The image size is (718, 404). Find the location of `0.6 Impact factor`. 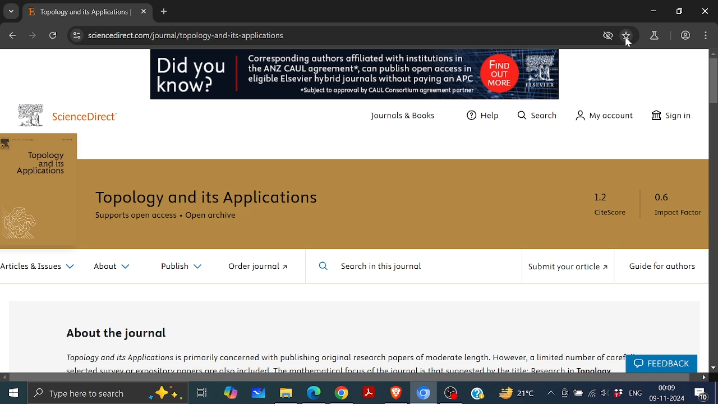

0.6 Impact factor is located at coordinates (675, 206).